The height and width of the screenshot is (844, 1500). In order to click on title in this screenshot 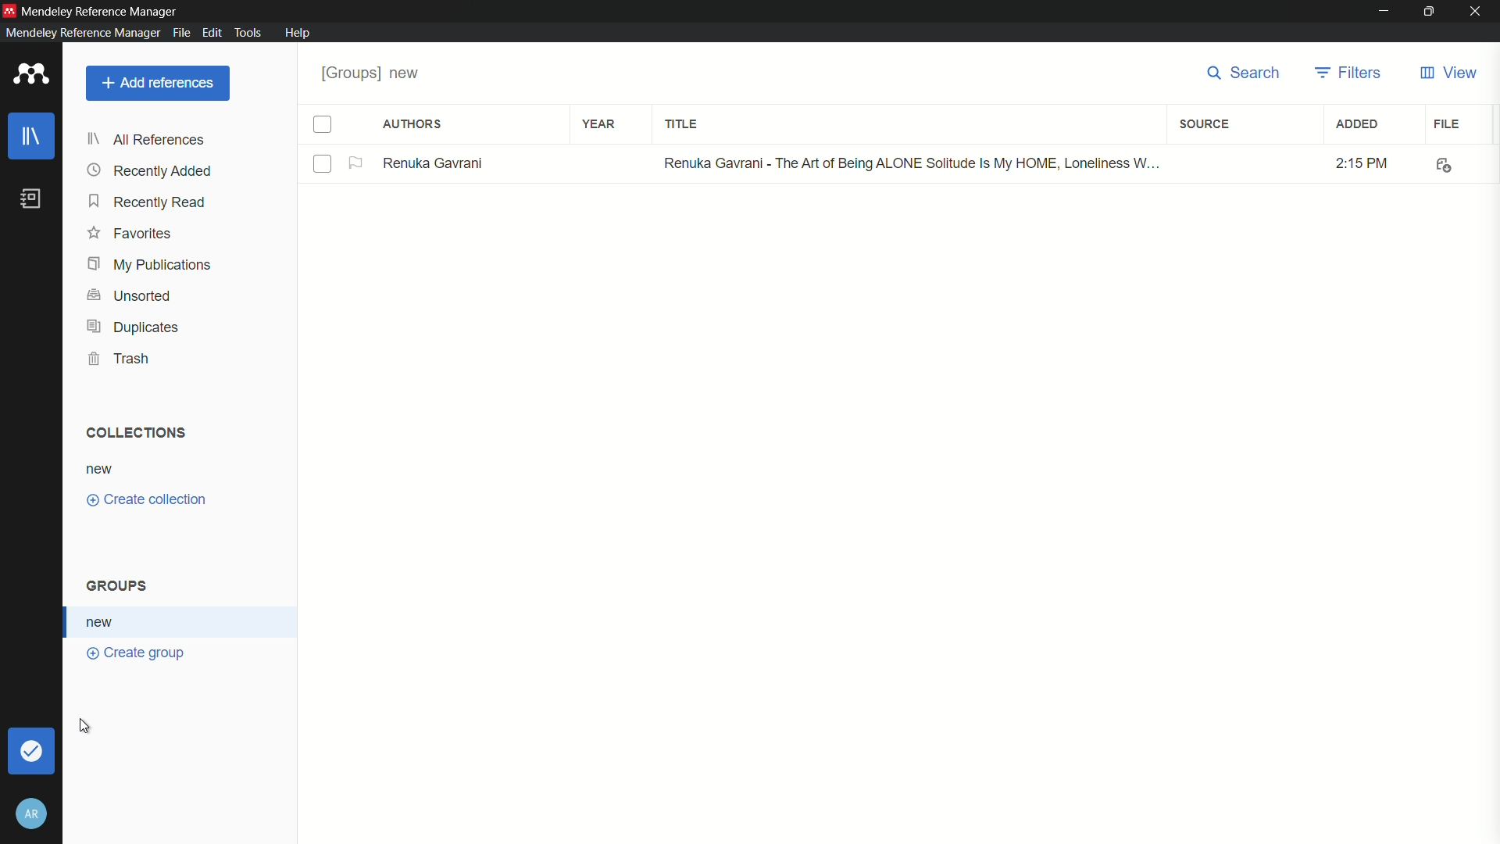, I will do `click(681, 125)`.